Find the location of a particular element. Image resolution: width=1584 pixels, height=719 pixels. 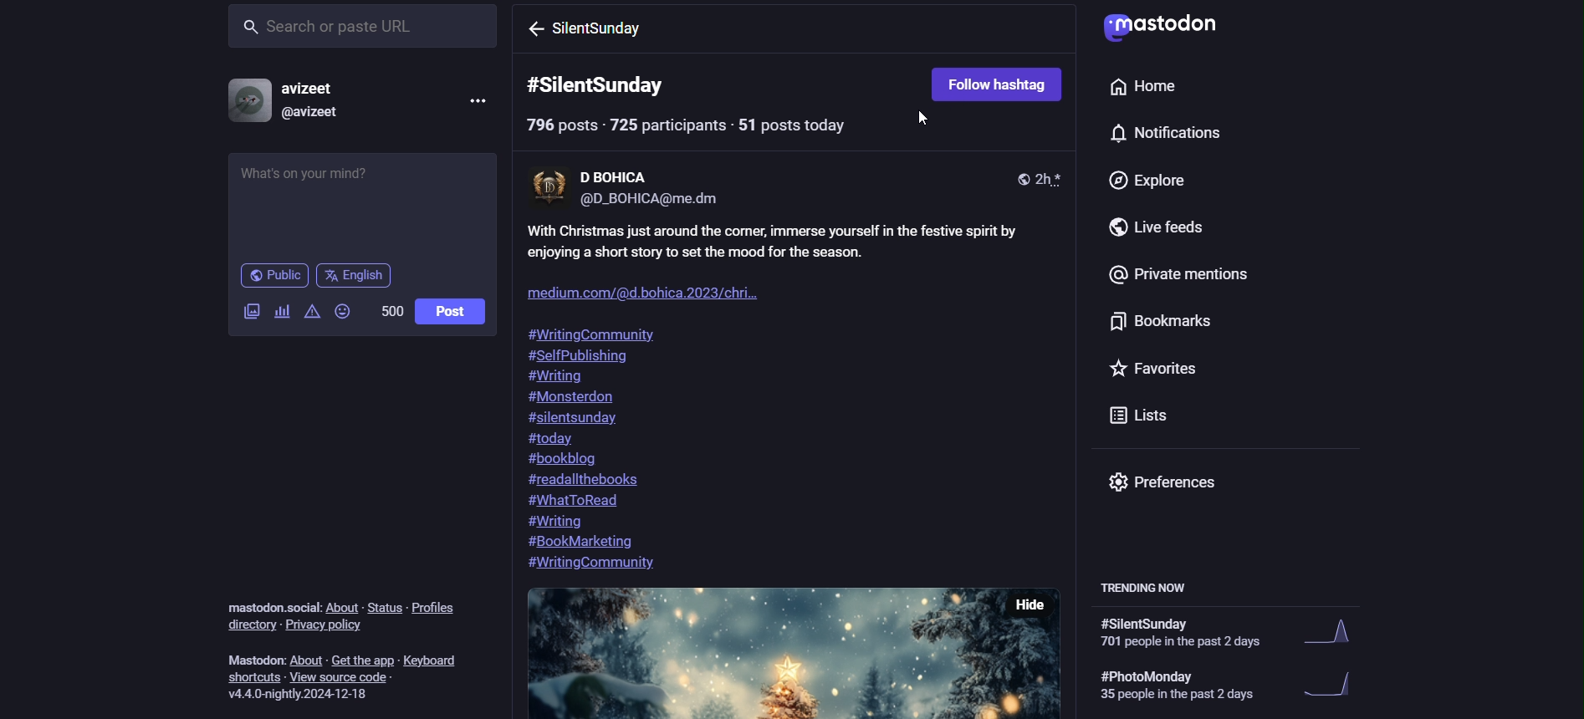

keyboard is located at coordinates (437, 660).